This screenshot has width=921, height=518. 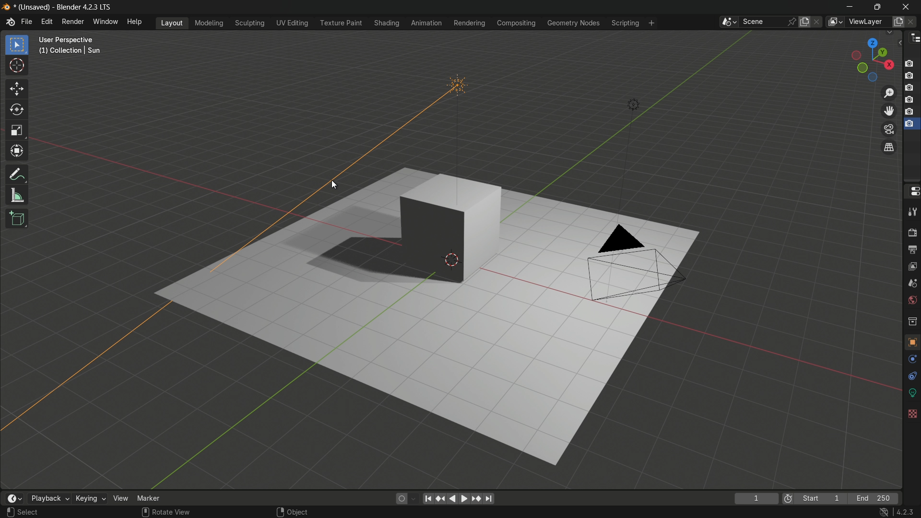 What do you see at coordinates (889, 110) in the screenshot?
I see `move the view` at bounding box center [889, 110].